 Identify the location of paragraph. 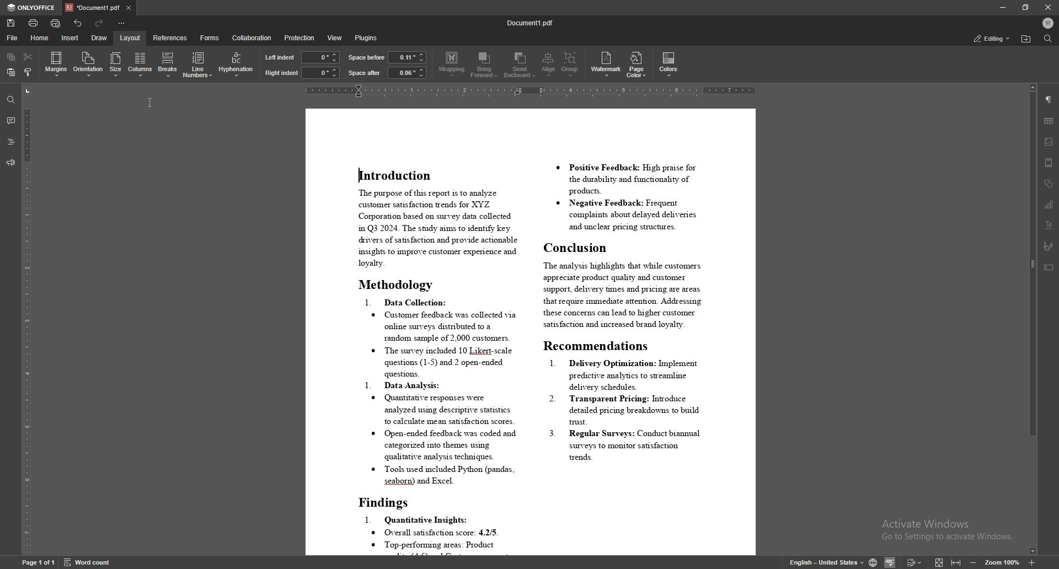
(1049, 99).